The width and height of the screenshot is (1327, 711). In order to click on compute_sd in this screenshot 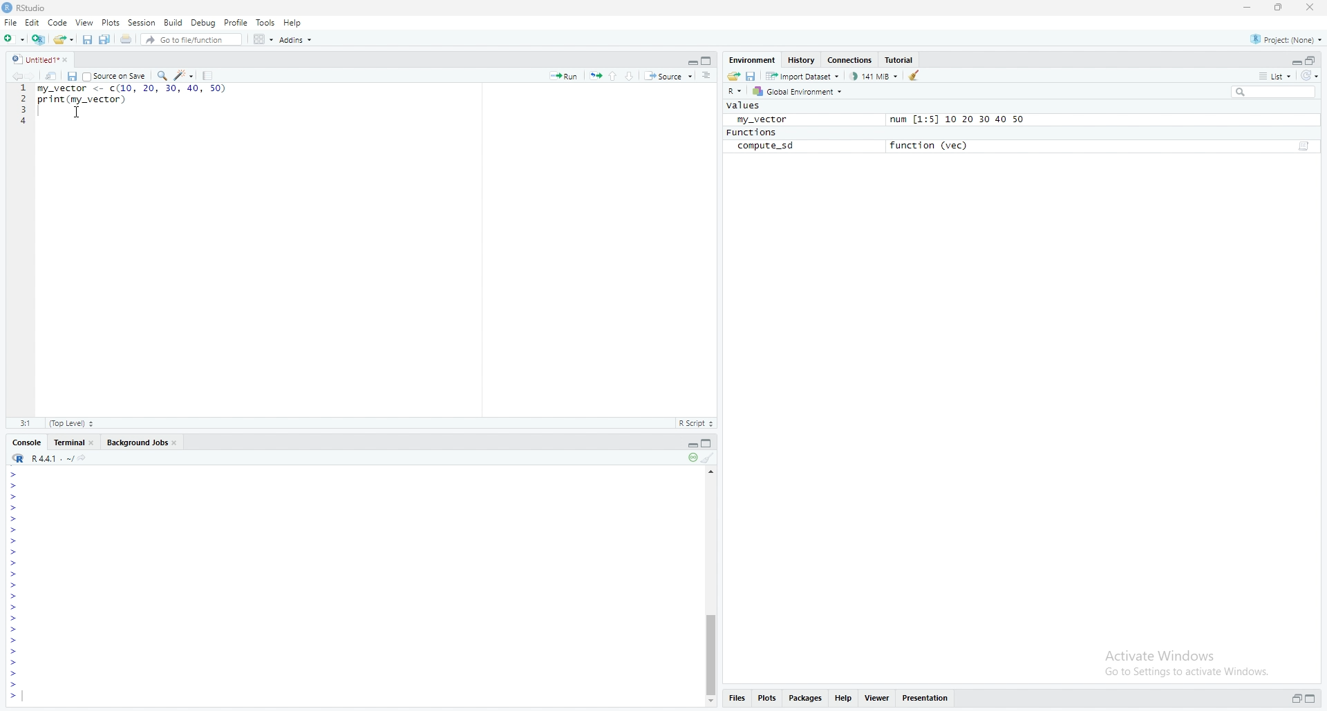, I will do `click(765, 146)`.